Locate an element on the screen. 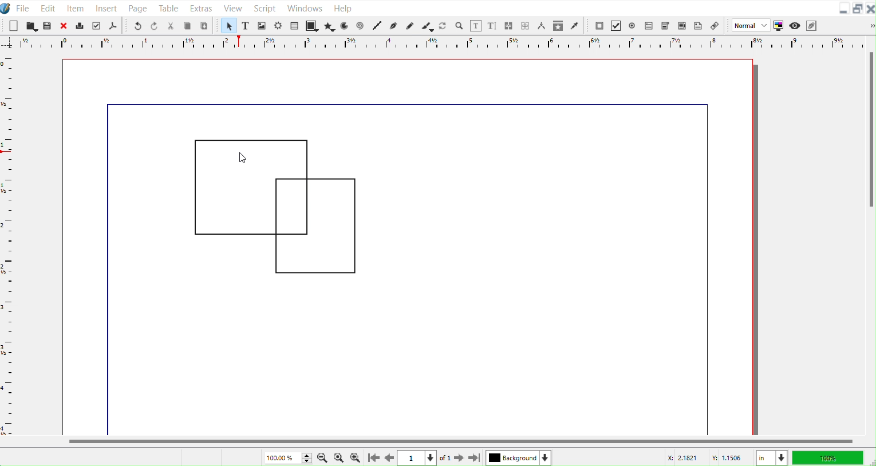  Shape  is located at coordinates (312, 25).